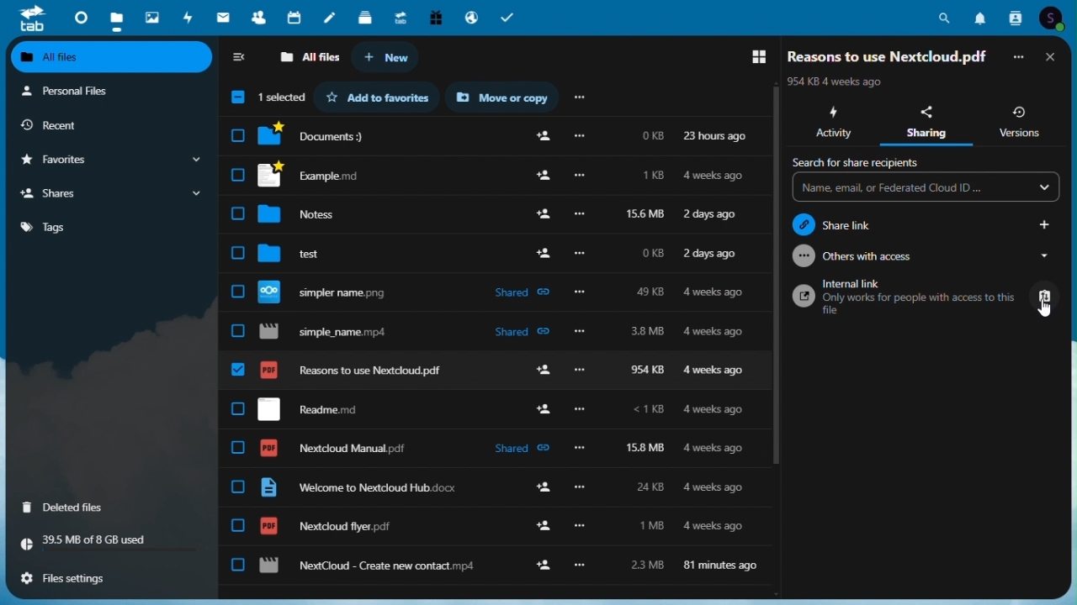 The image size is (1077, 605). What do you see at coordinates (543, 487) in the screenshot?
I see ` add user` at bounding box center [543, 487].